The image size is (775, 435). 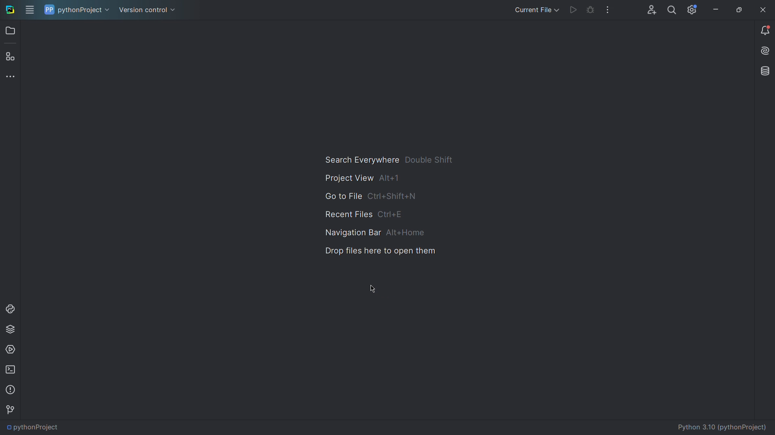 I want to click on version control, so click(x=13, y=409).